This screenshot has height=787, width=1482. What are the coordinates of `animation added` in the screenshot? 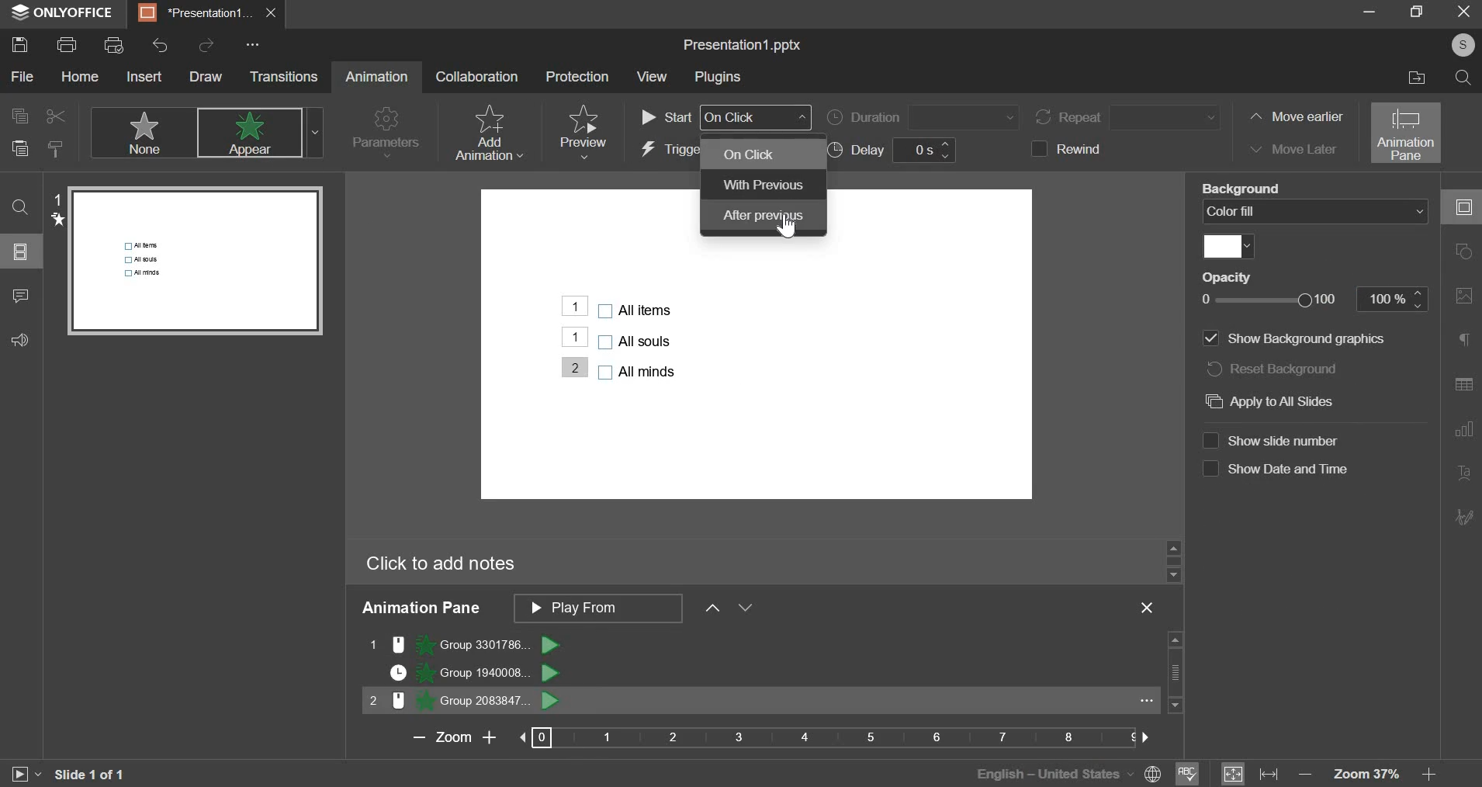 It's located at (575, 338).